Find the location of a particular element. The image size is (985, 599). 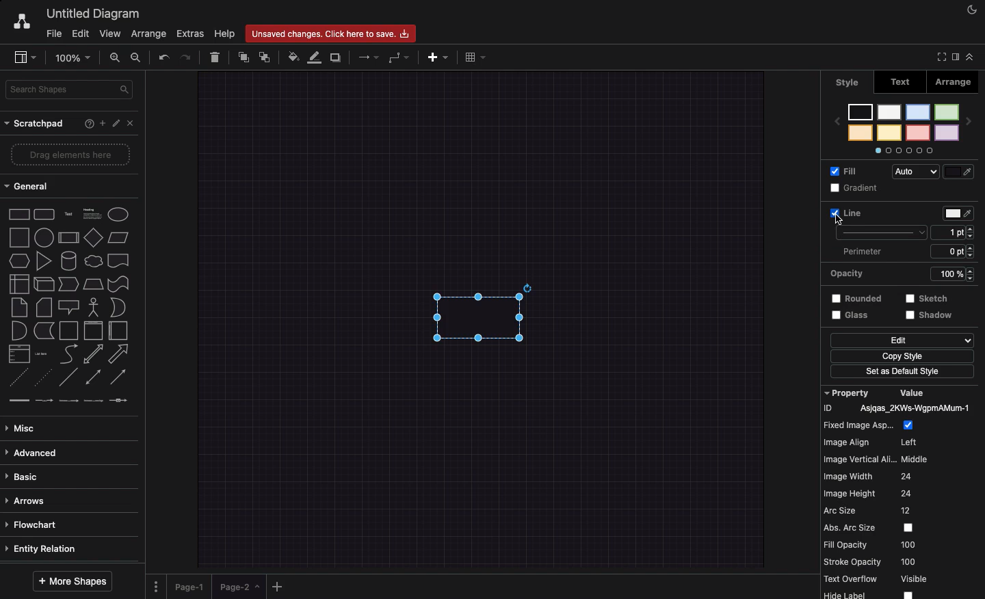

and is located at coordinates (18, 331).